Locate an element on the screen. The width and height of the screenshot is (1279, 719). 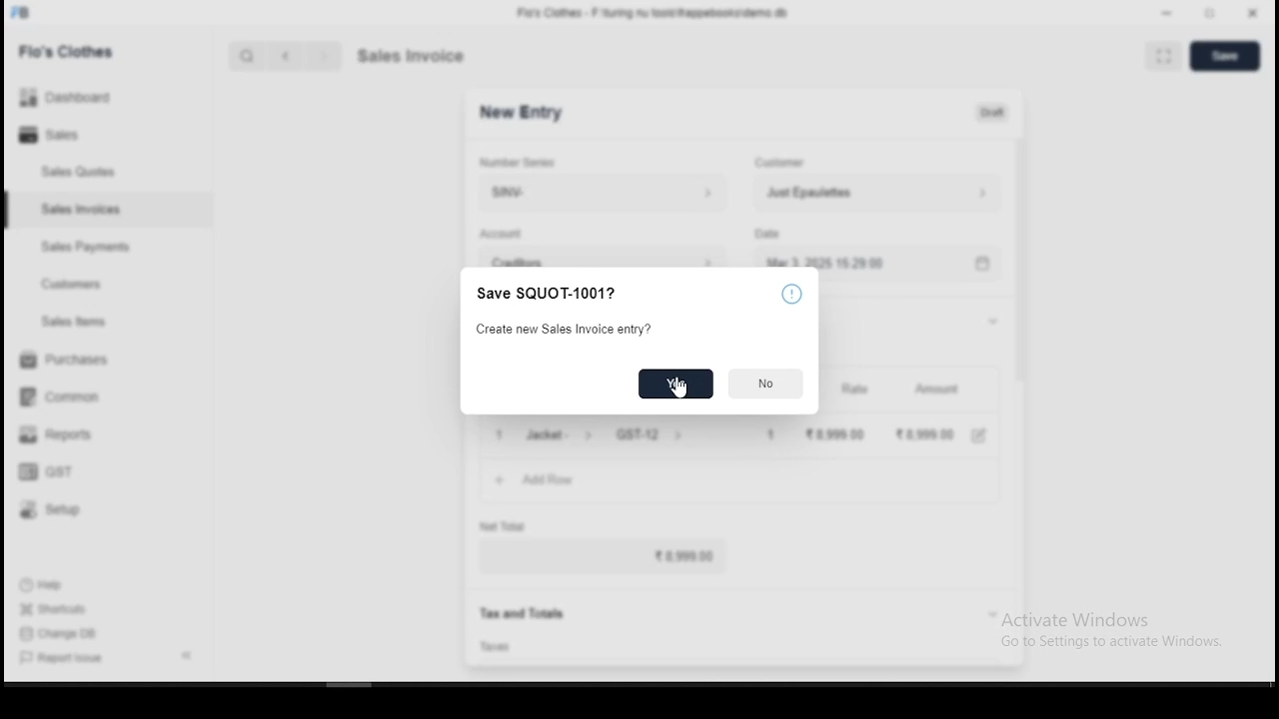
GST-12 > is located at coordinates (652, 434).